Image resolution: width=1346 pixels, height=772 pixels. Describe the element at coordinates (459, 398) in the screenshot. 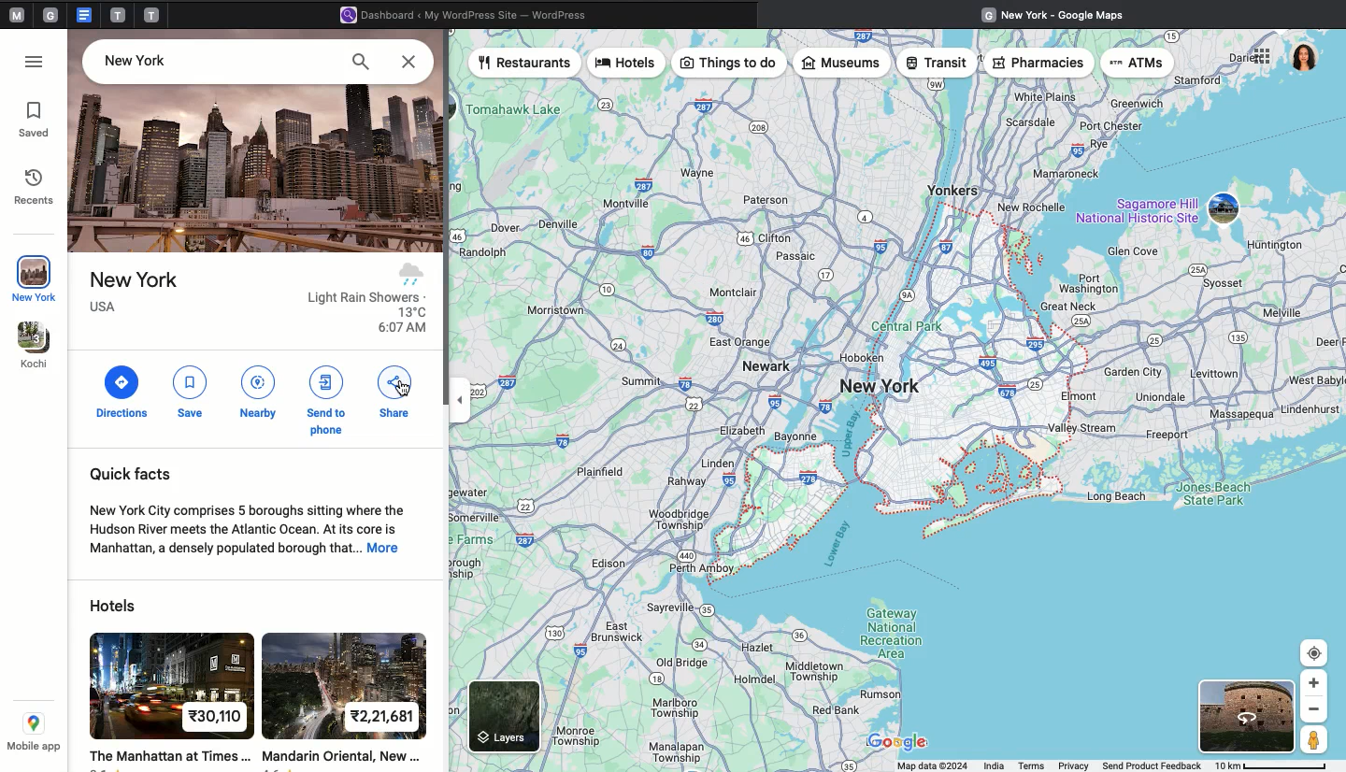

I see `toggle` at that location.